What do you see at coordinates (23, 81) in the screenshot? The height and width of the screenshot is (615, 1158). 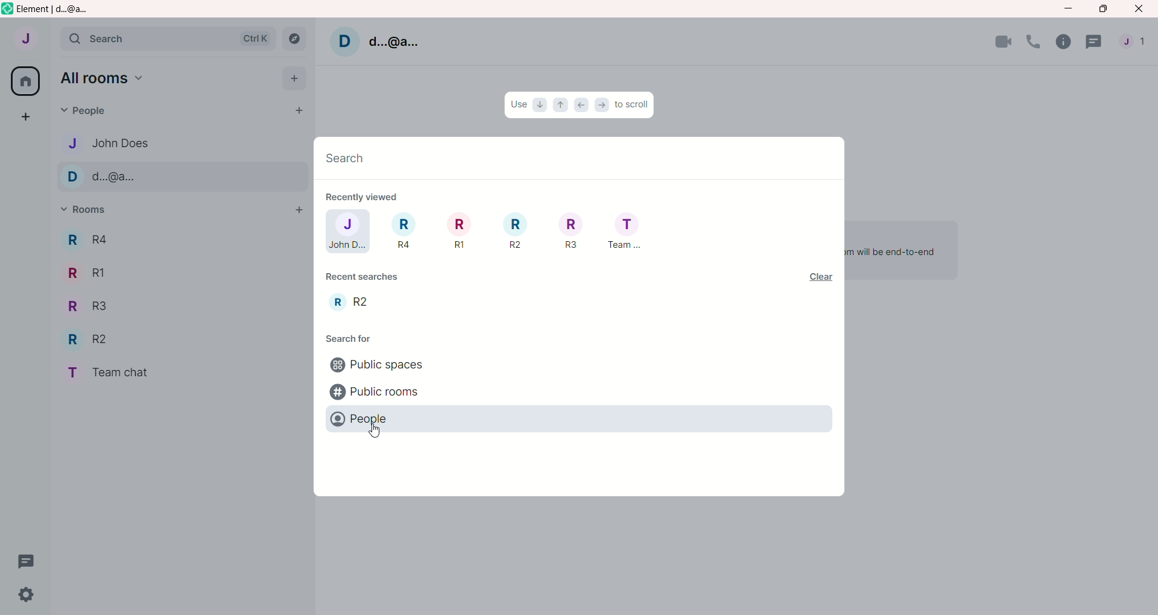 I see `all rooms` at bounding box center [23, 81].